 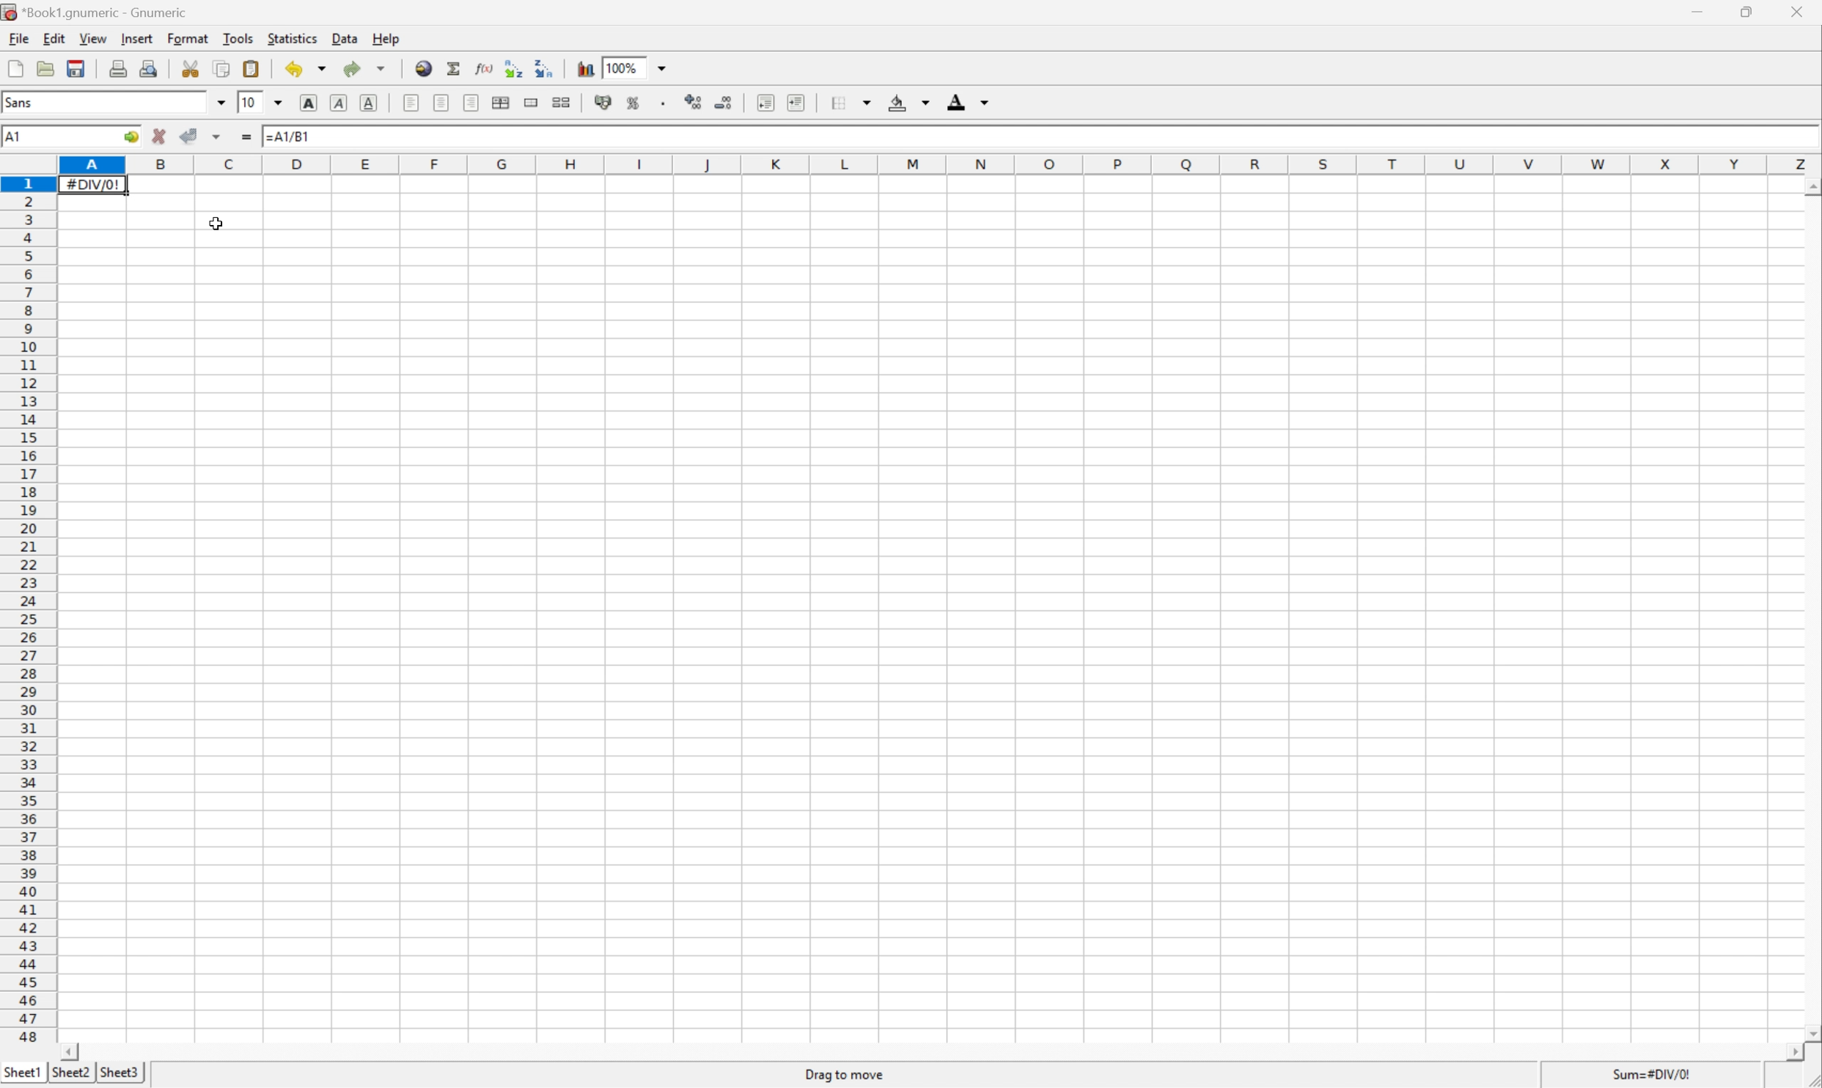 What do you see at coordinates (840, 103) in the screenshot?
I see `Borders` at bounding box center [840, 103].